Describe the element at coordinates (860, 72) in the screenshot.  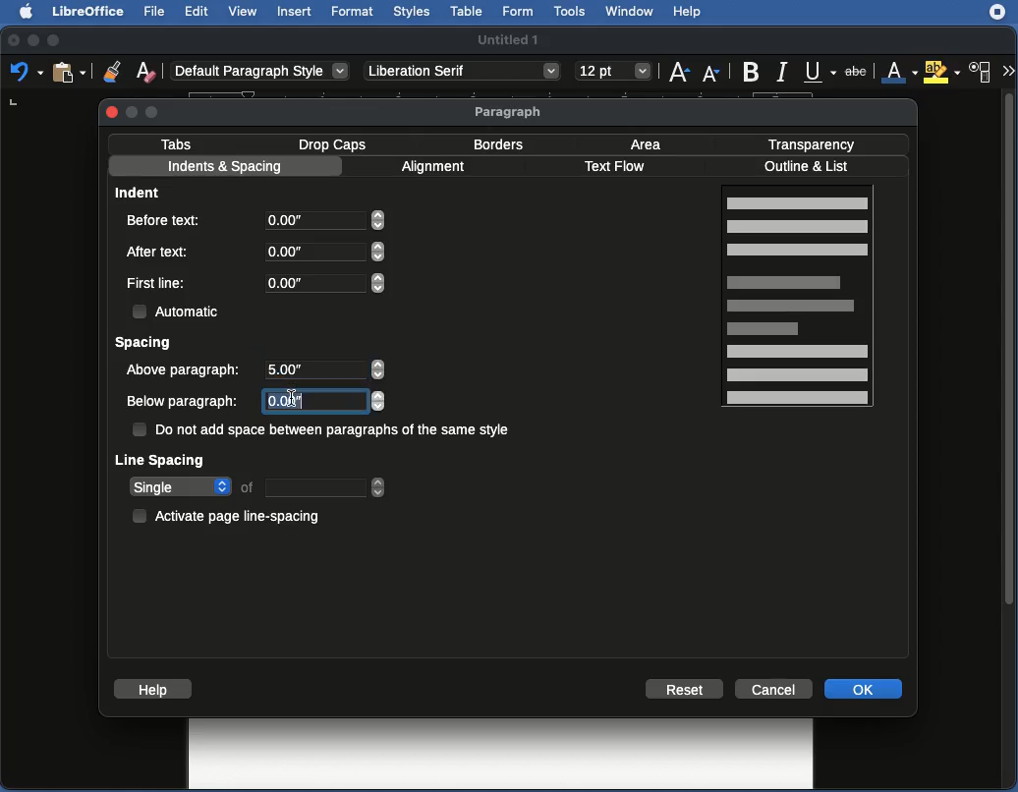
I see `Strikethrough` at that location.